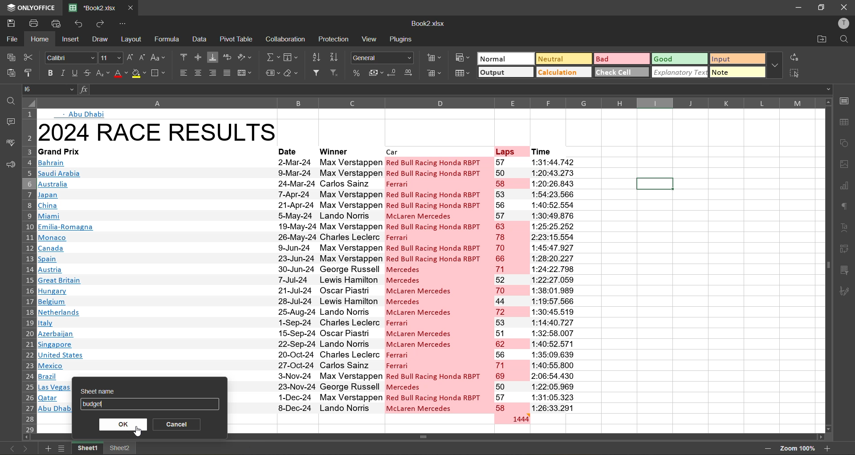  Describe the element at coordinates (156, 130) in the screenshot. I see `title` at that location.